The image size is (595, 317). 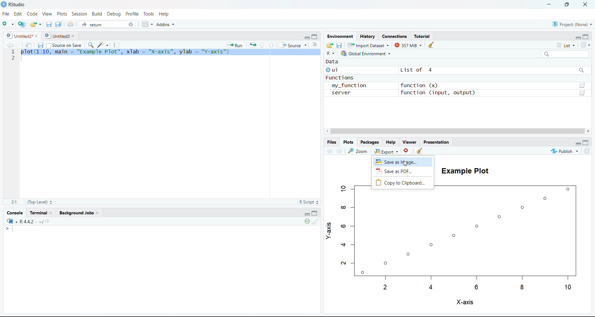 What do you see at coordinates (582, 85) in the screenshot?
I see `Data/Table` at bounding box center [582, 85].